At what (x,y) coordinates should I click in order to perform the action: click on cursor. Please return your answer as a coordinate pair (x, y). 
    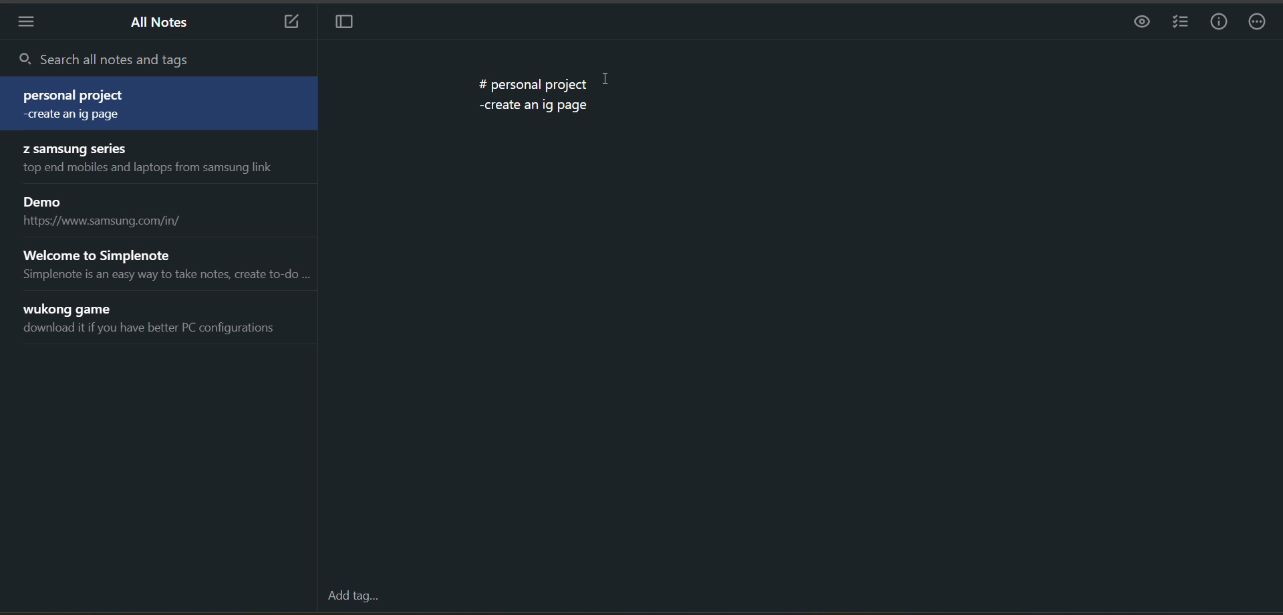
    Looking at the image, I should click on (605, 79).